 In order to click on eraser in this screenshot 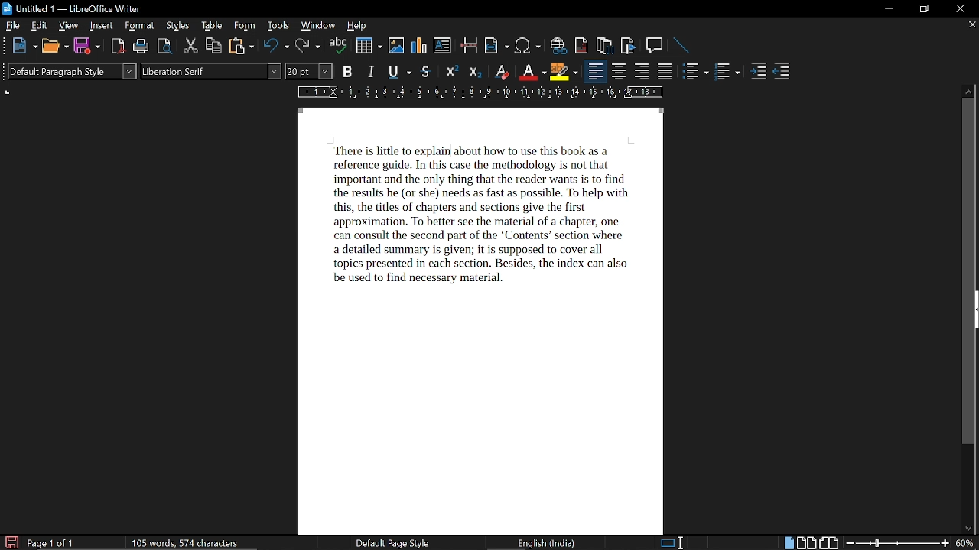, I will do `click(502, 73)`.